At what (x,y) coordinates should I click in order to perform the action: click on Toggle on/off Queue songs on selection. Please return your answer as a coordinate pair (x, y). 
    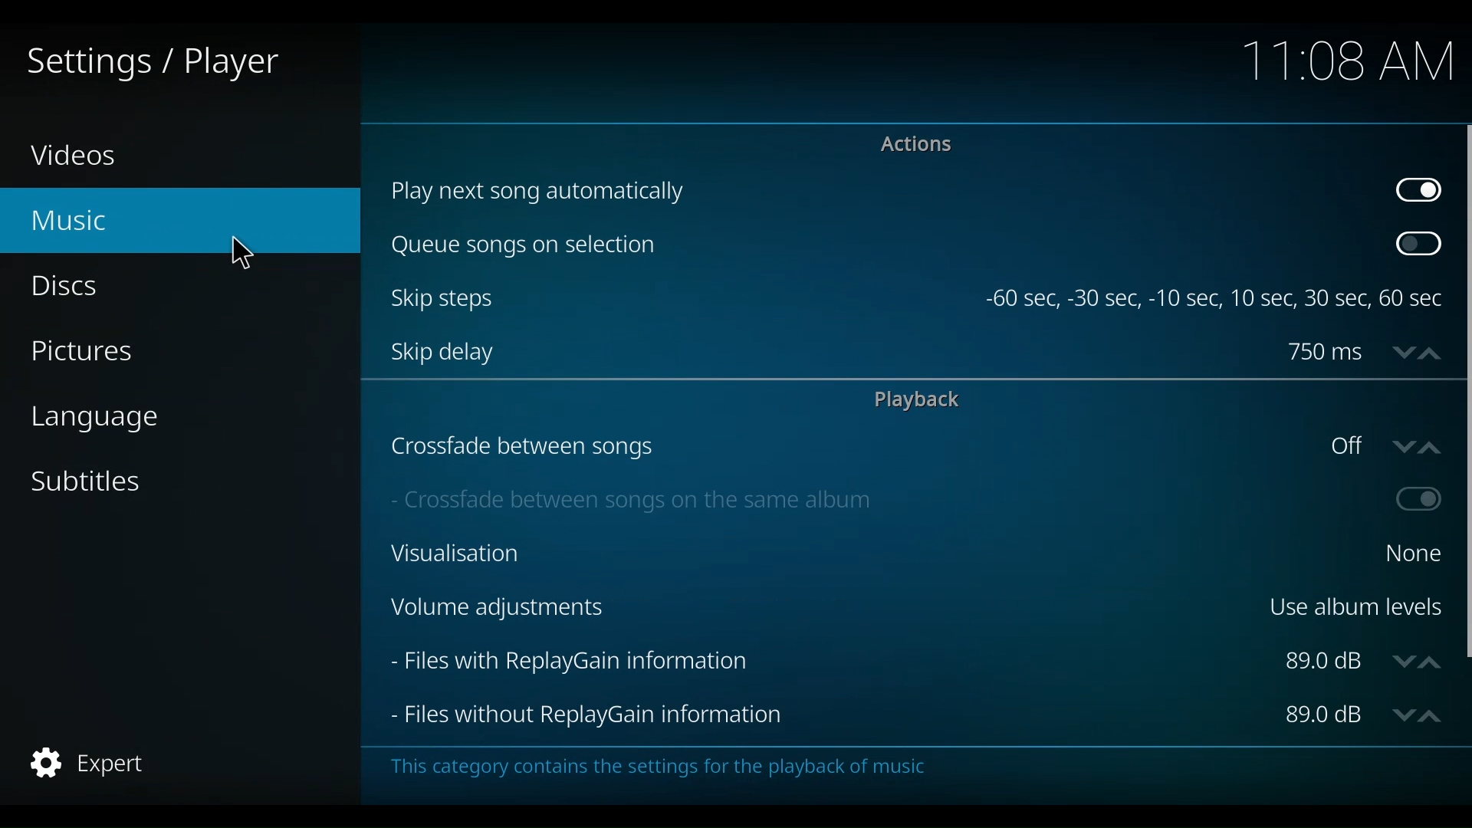
    Looking at the image, I should click on (1418, 245).